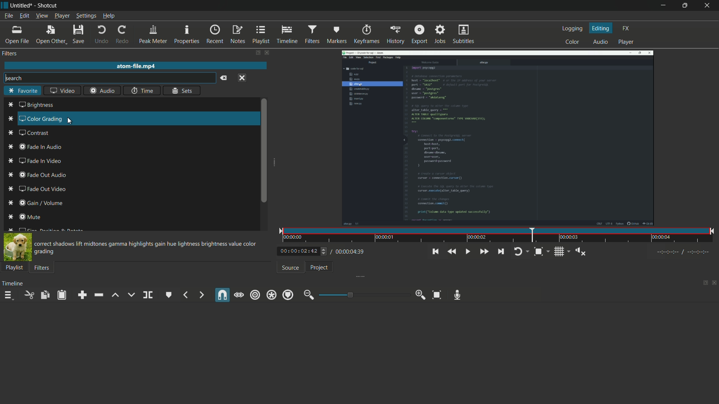 This screenshot has width=719, height=404. I want to click on color, so click(573, 42).